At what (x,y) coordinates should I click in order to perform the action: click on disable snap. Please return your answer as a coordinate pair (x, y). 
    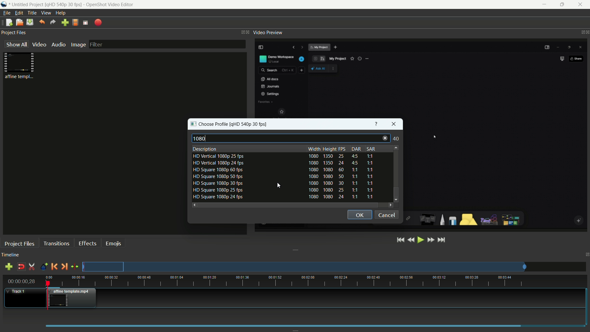
    Looking at the image, I should click on (21, 267).